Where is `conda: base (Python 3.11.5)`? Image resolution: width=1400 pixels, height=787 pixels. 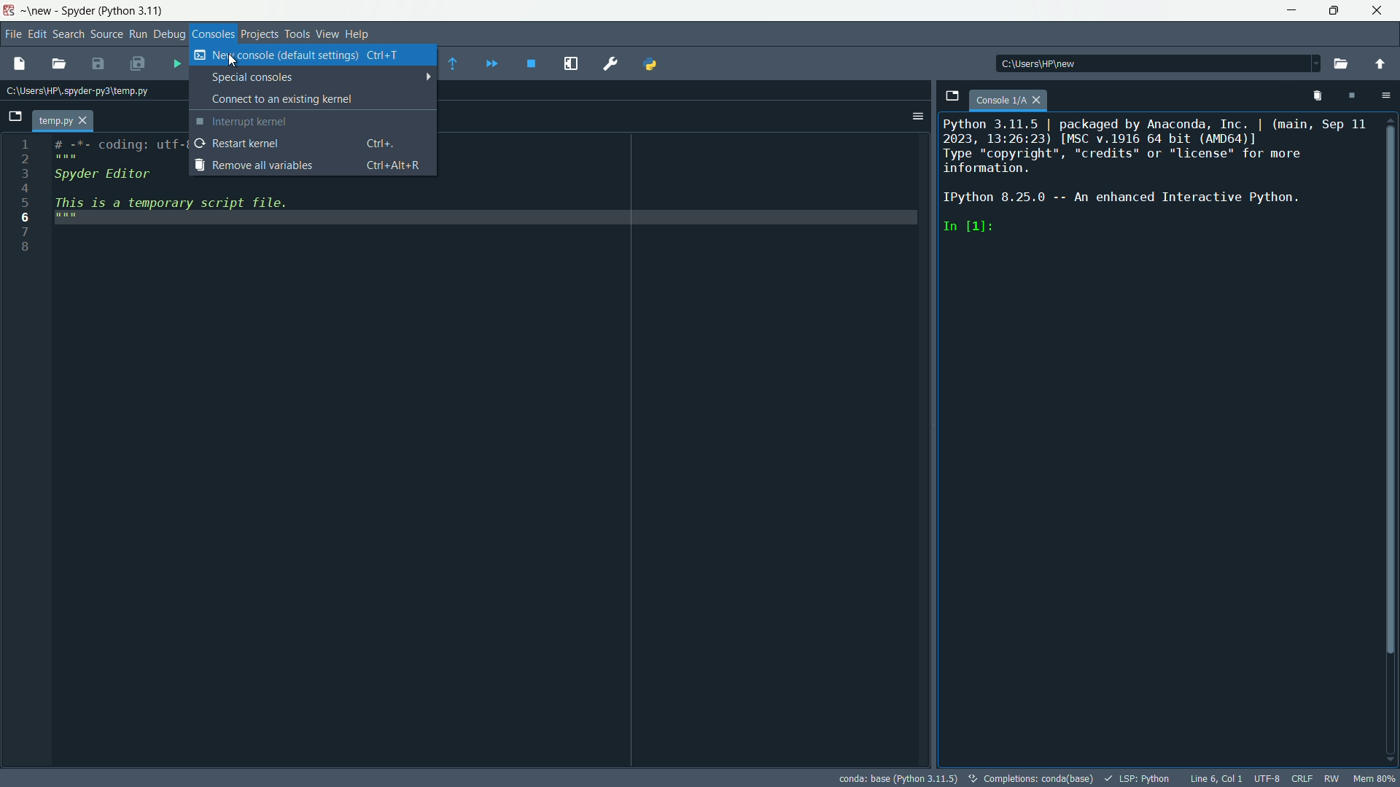 conda: base (Python 3.11.5) is located at coordinates (898, 780).